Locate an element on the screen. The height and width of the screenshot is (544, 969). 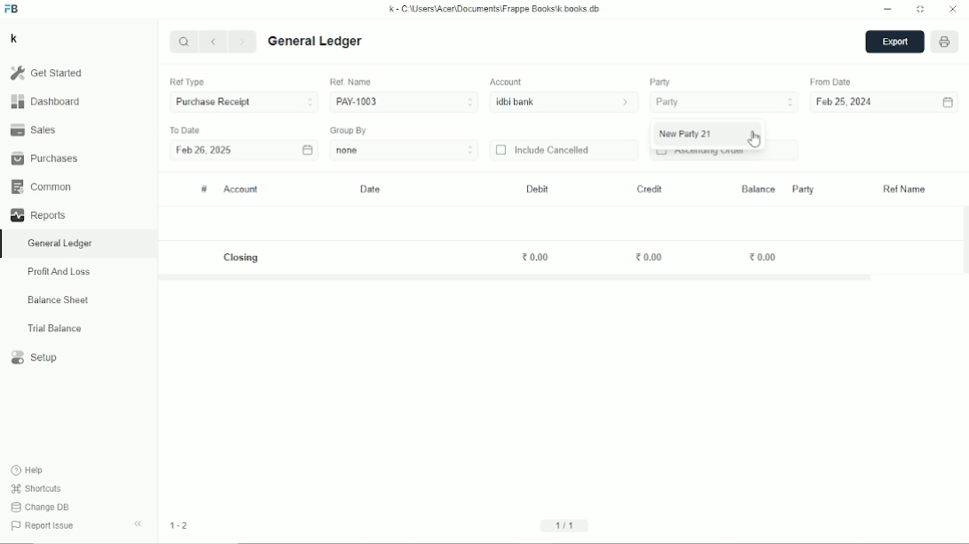
Credit is located at coordinates (649, 190).